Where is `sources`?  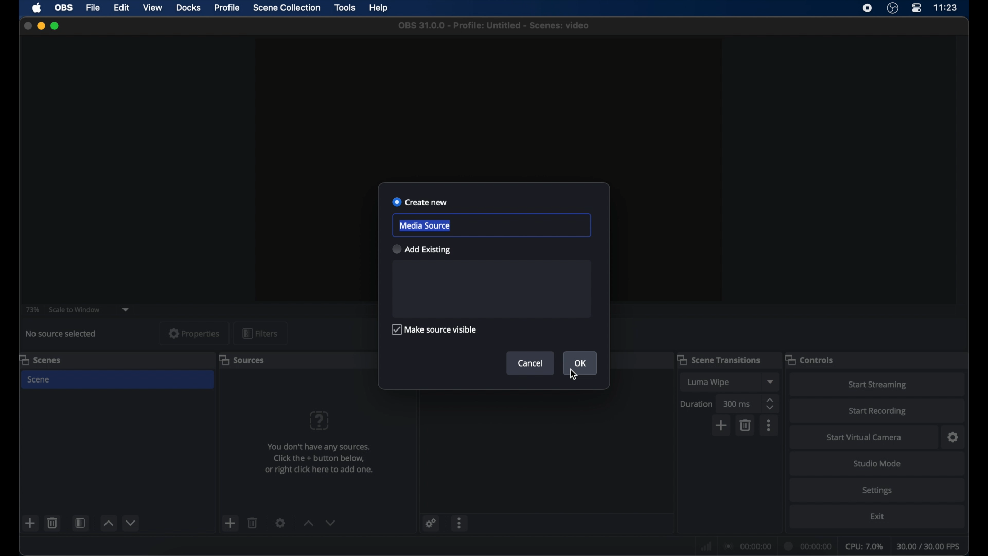
sources is located at coordinates (241, 359).